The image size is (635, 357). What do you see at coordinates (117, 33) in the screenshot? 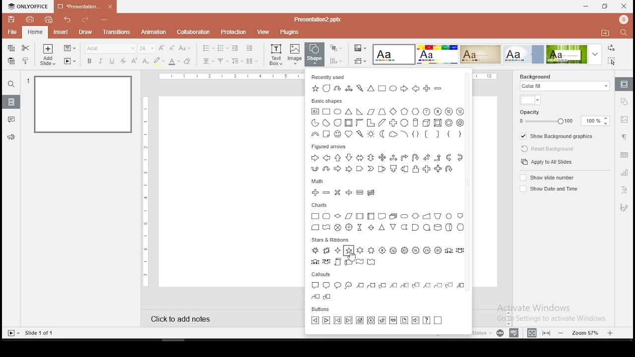
I see `transitions` at bounding box center [117, 33].